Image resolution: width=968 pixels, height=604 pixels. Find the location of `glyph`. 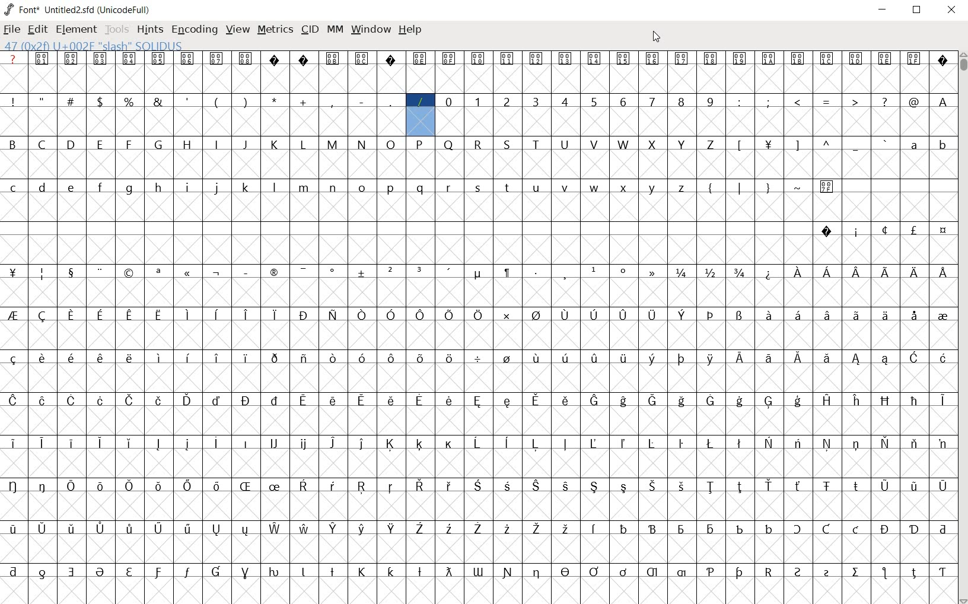

glyph is located at coordinates (623, 572).